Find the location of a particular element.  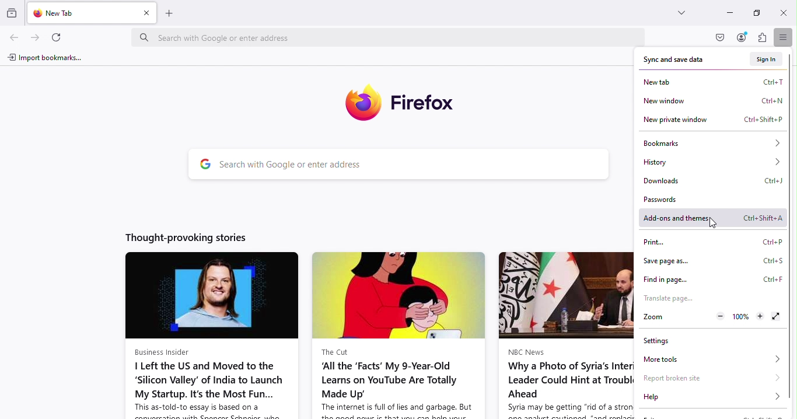

Display the window in full screen is located at coordinates (778, 318).